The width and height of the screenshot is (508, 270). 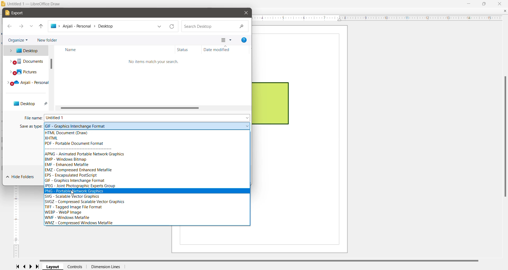 What do you see at coordinates (500, 3) in the screenshot?
I see `Close` at bounding box center [500, 3].